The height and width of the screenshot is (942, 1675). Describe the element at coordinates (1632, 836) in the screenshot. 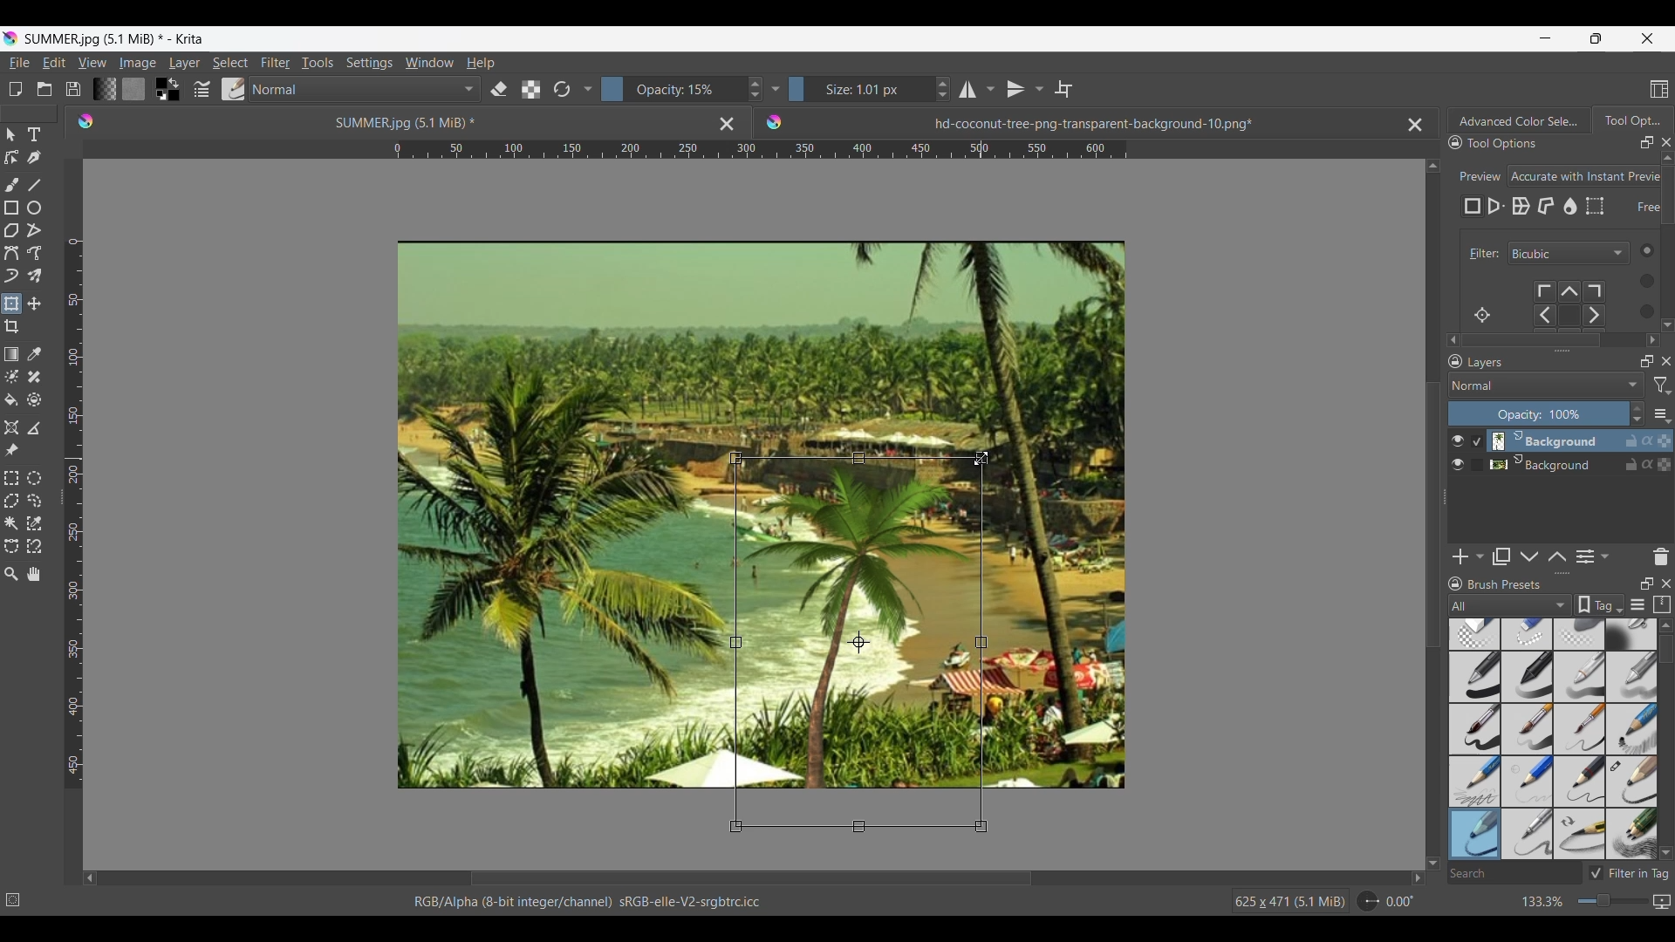

I see `ink pen` at that location.